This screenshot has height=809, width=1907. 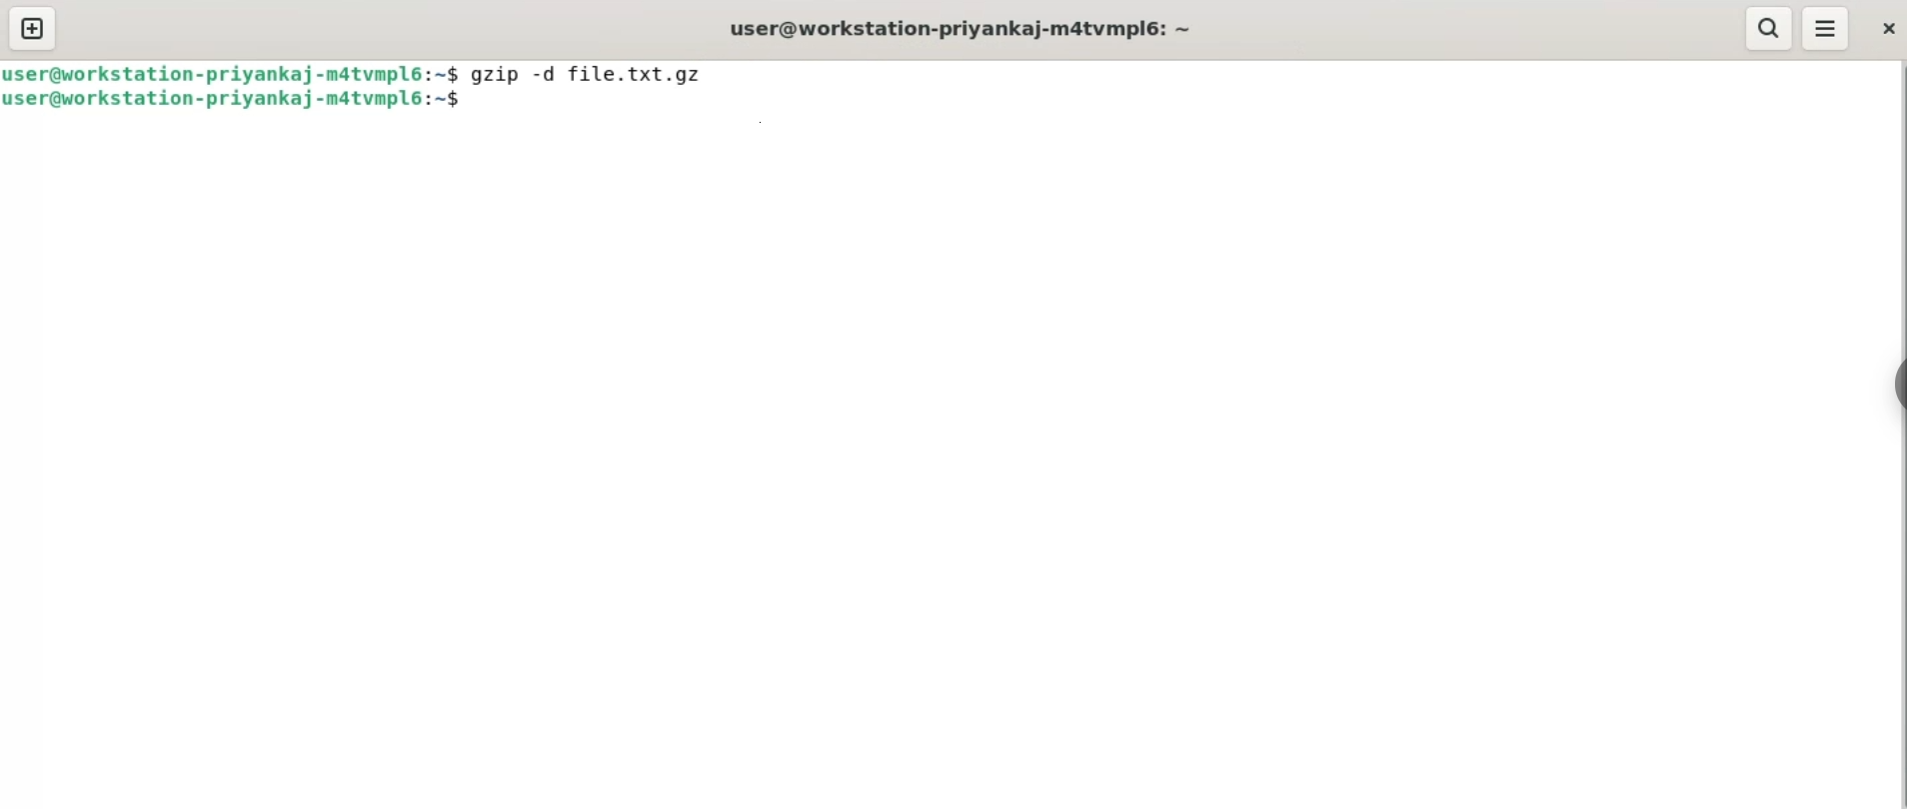 I want to click on user@workstation-priyankaj-m4tvmplé:~$, so click(x=233, y=74).